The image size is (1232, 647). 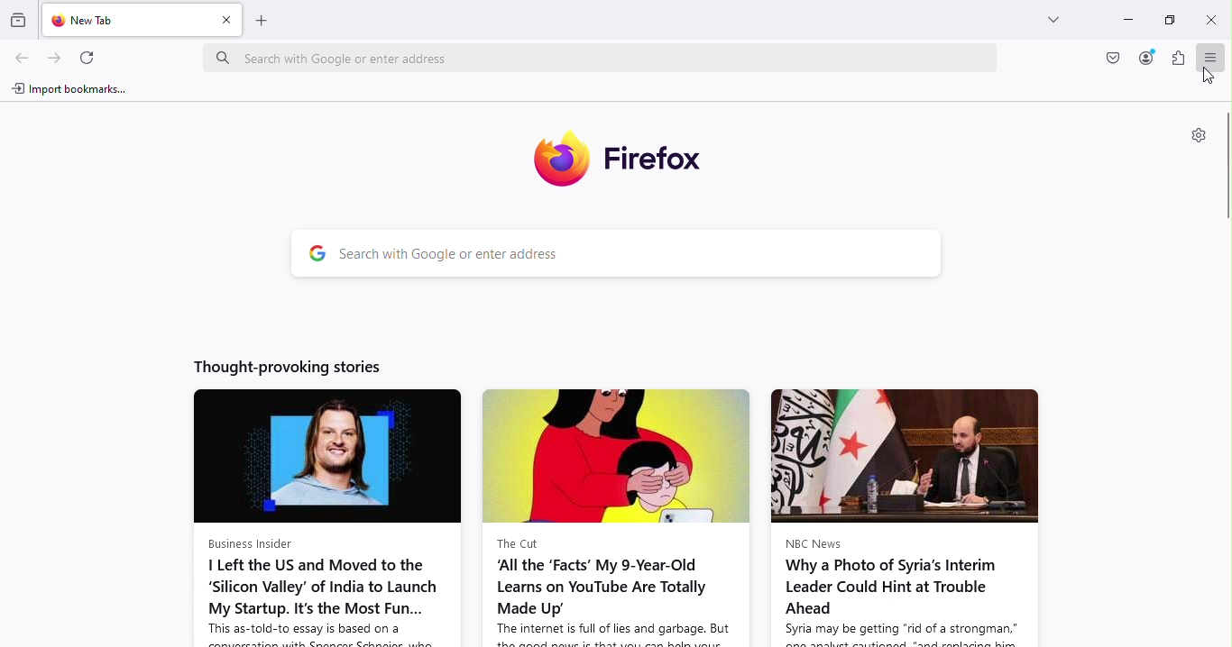 What do you see at coordinates (287, 369) in the screenshot?
I see `Thought-provoking stories` at bounding box center [287, 369].